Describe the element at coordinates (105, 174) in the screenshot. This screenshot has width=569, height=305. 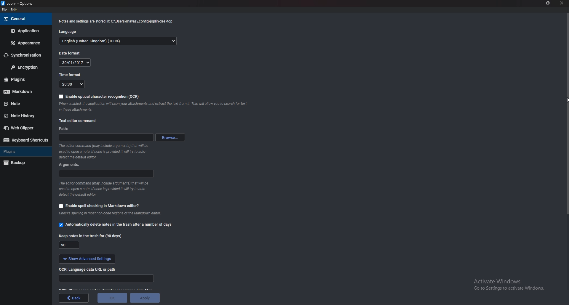
I see `arguments` at that location.